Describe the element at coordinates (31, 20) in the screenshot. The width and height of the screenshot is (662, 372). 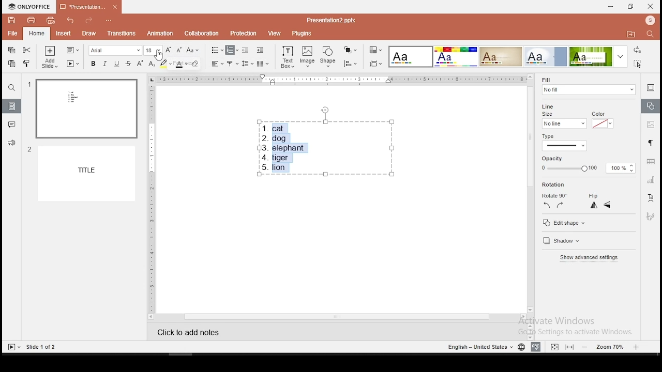
I see `print file` at that location.